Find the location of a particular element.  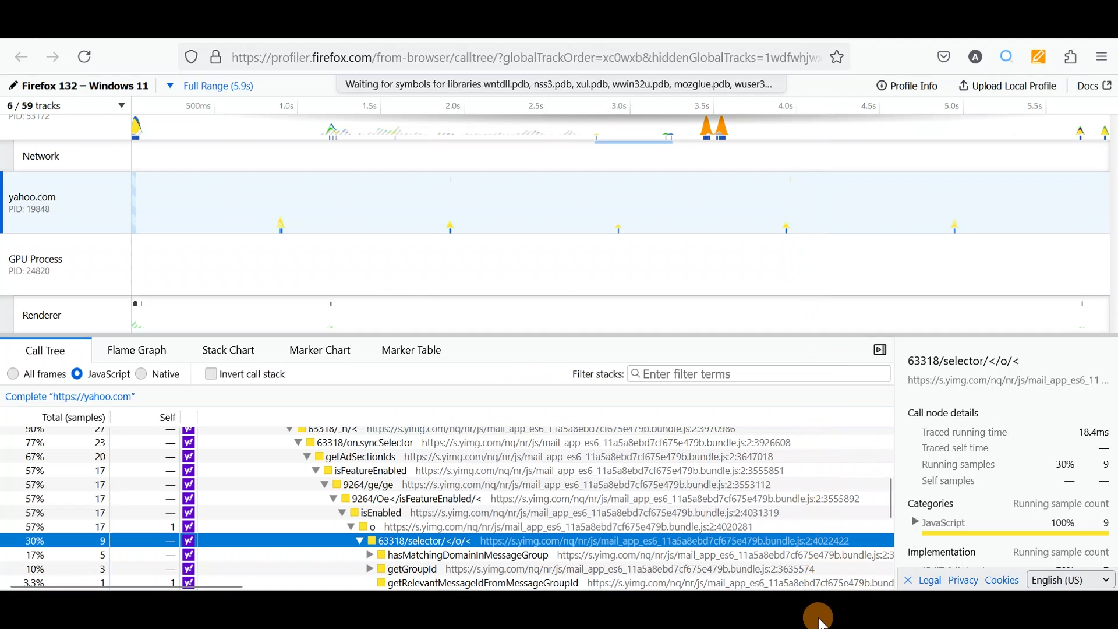

Go back one page is located at coordinates (17, 56).